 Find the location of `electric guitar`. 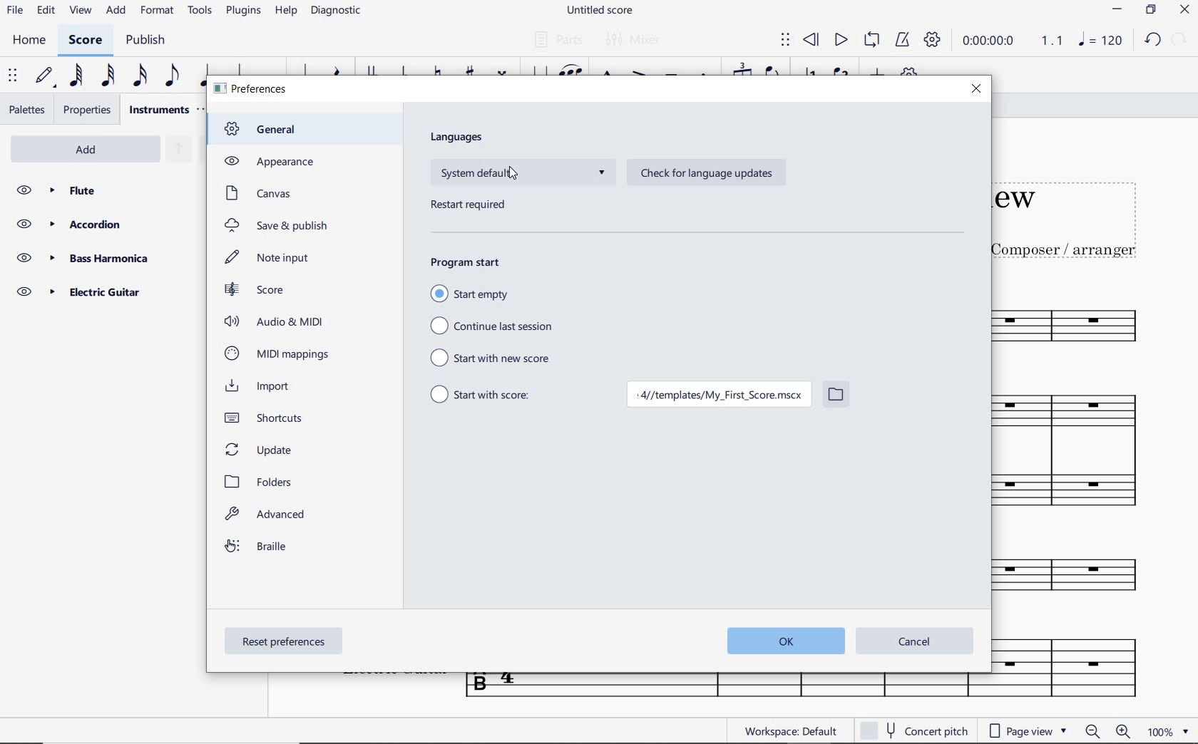

electric guitar is located at coordinates (100, 291).